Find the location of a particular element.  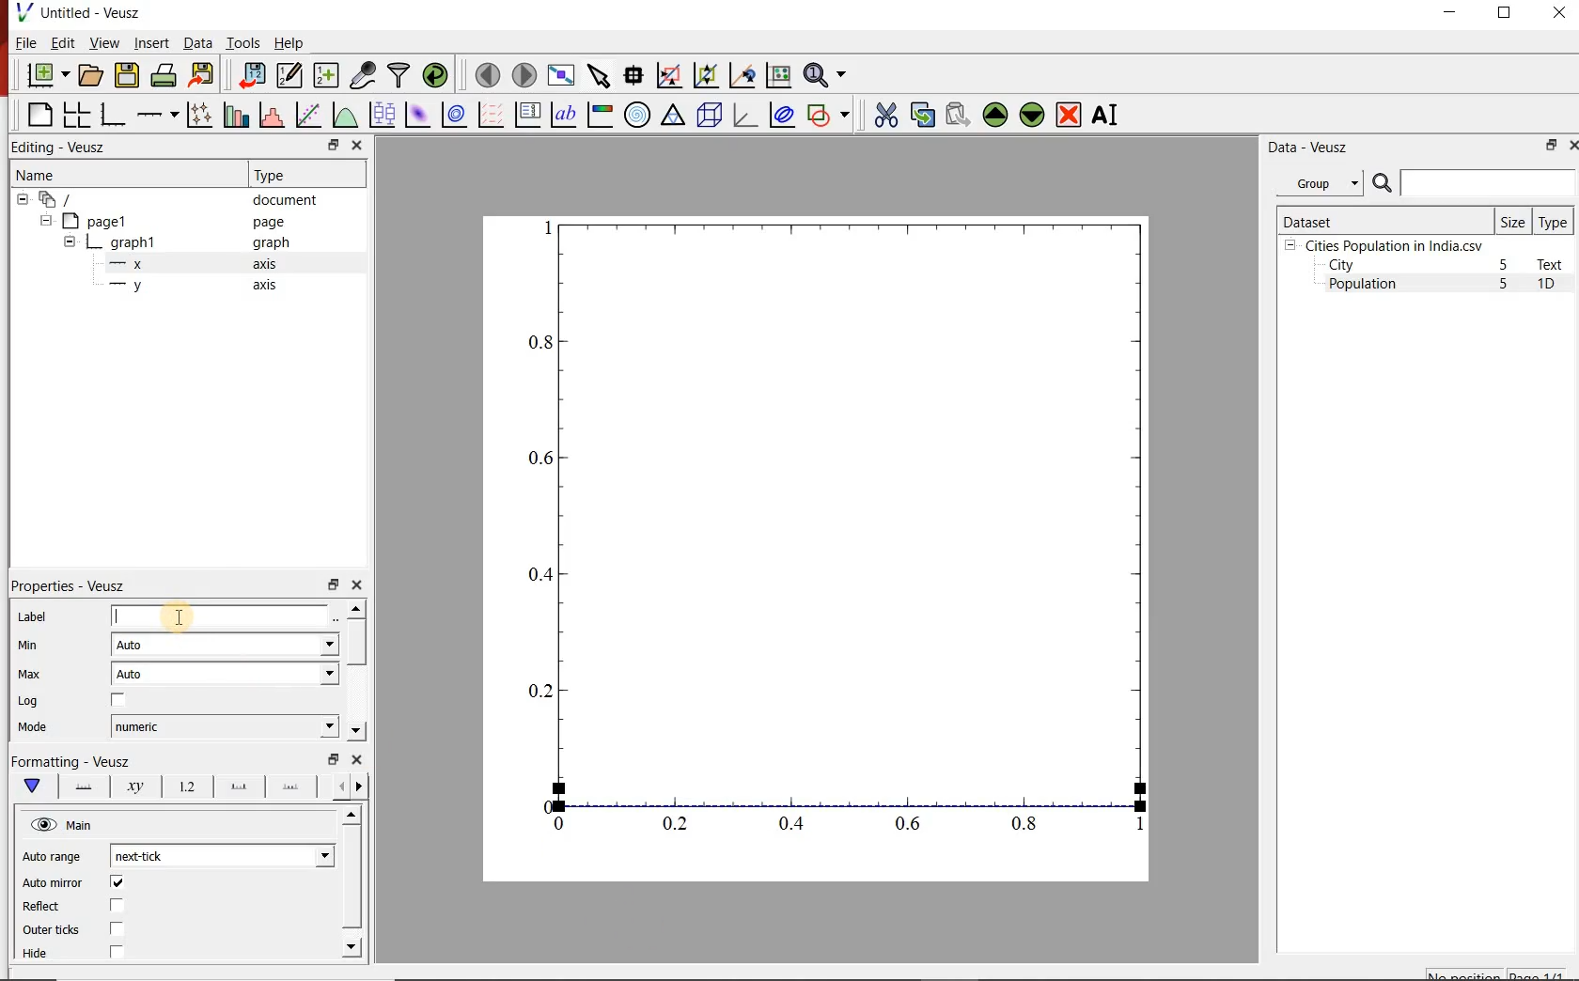

select items from the graph or scroll is located at coordinates (598, 74).